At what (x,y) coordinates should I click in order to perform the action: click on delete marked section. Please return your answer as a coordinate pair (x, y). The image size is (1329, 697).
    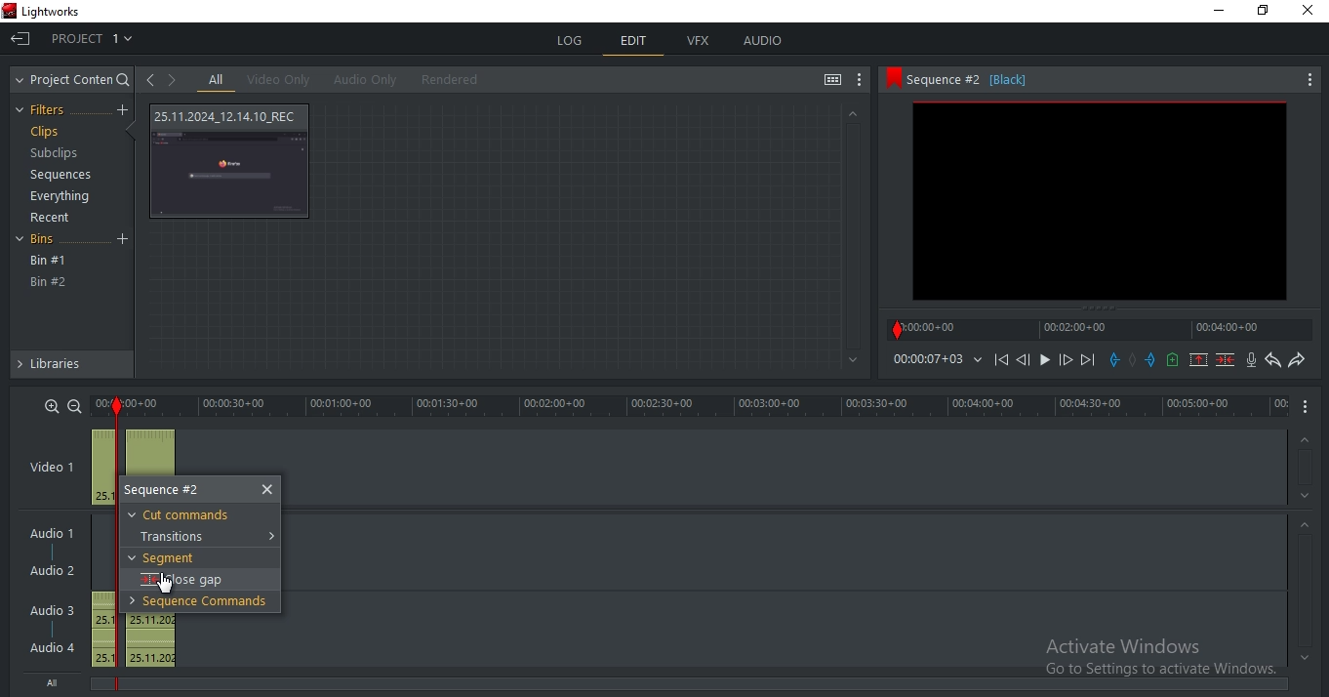
    Looking at the image, I should click on (1226, 360).